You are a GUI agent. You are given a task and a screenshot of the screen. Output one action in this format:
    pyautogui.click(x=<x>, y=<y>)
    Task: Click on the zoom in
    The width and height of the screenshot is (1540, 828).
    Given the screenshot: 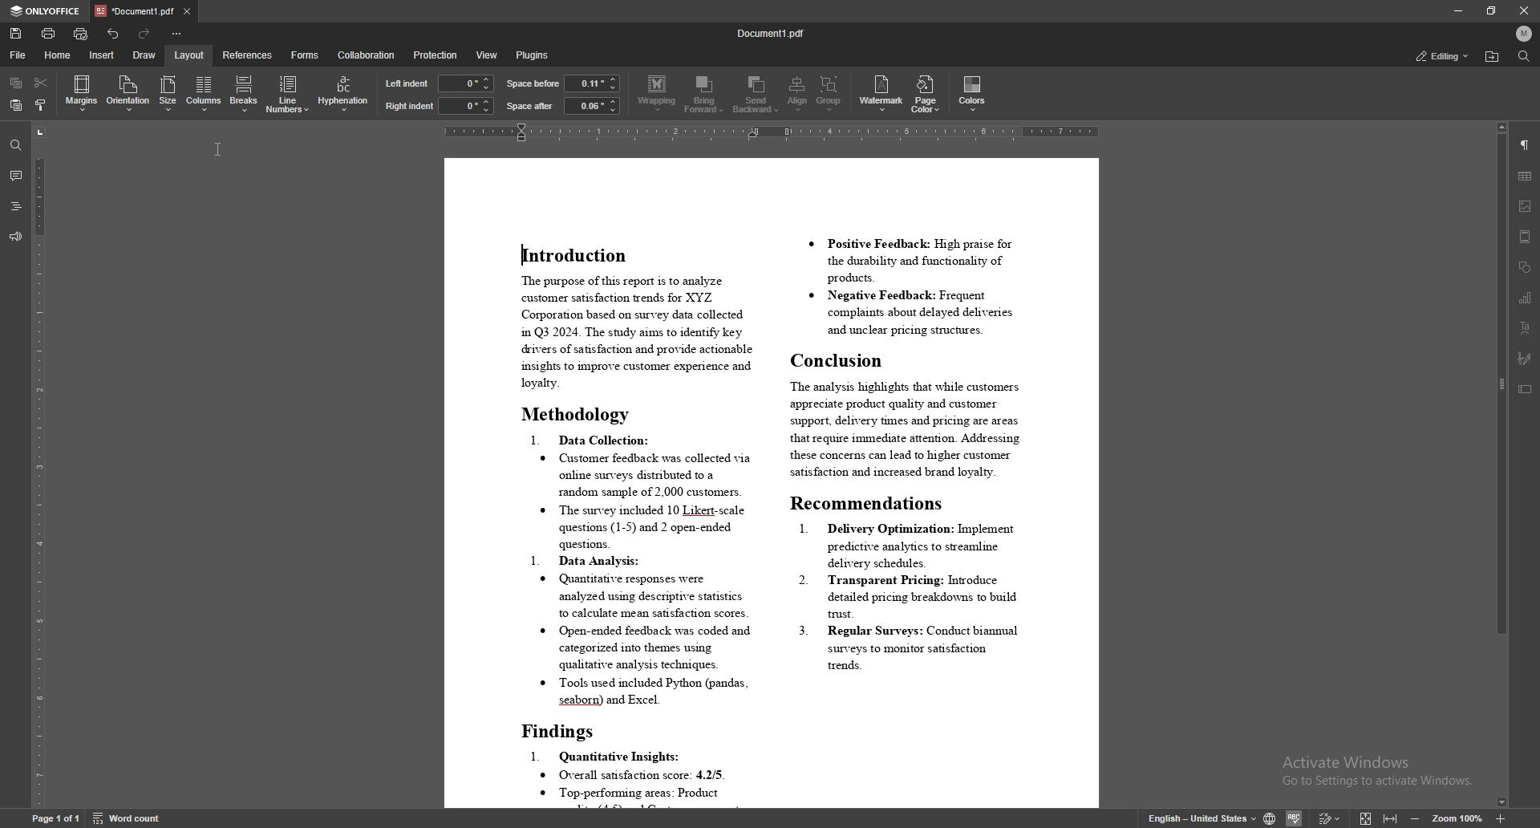 What is the action you would take?
    pyautogui.click(x=1501, y=818)
    